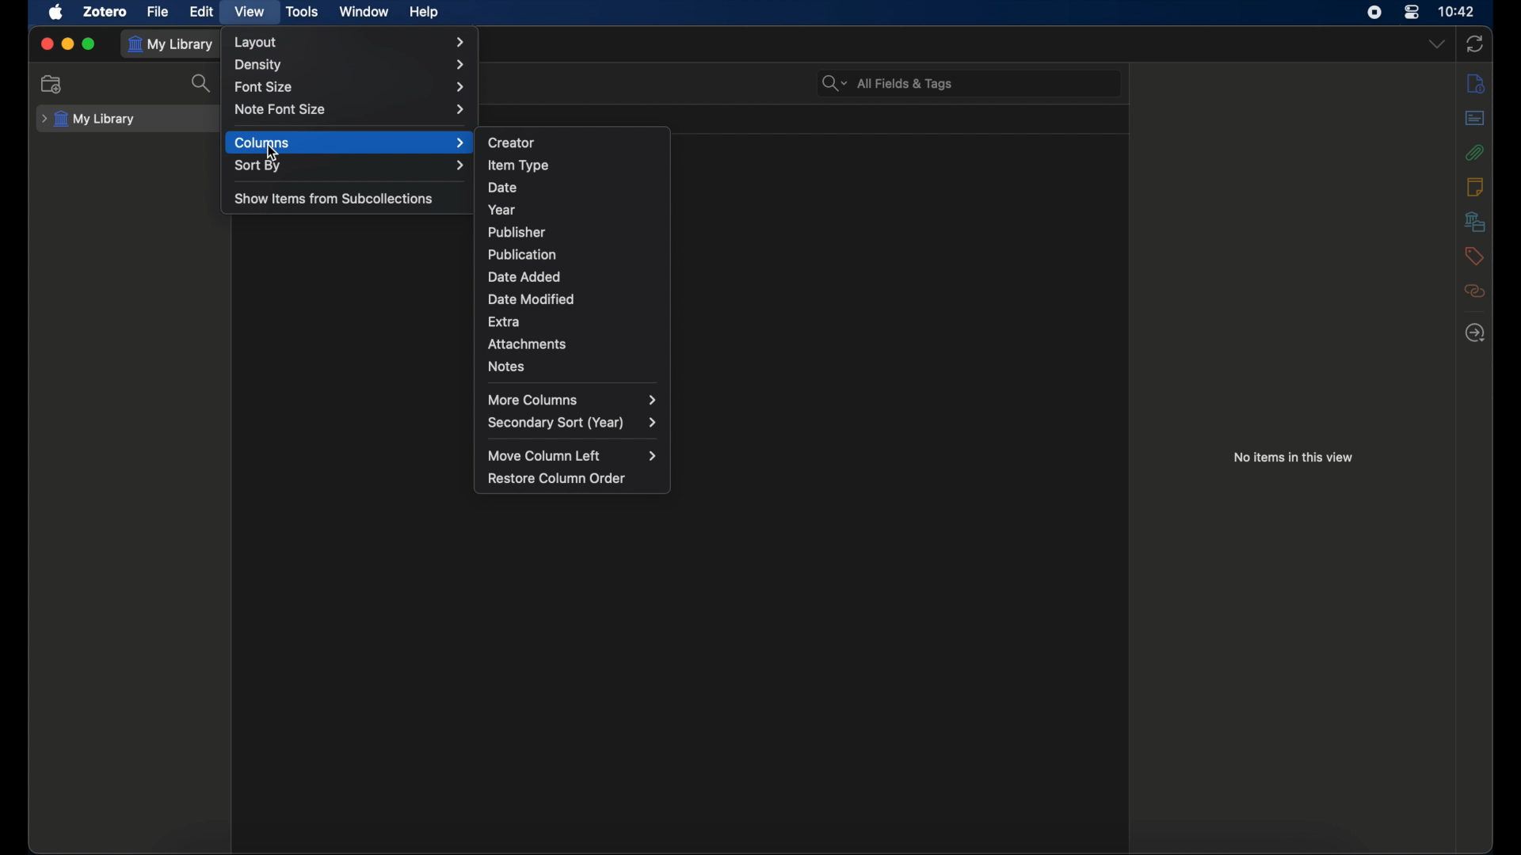 The image size is (1521, 855). What do you see at coordinates (558, 478) in the screenshot?
I see `restore column order` at bounding box center [558, 478].